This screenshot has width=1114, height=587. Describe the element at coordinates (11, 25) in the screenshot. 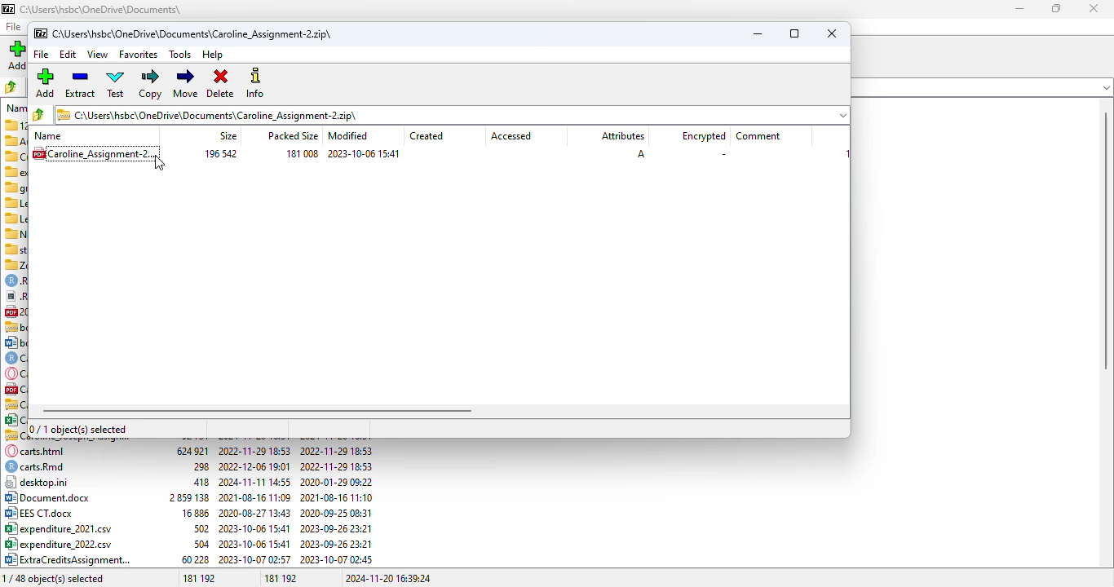

I see `file` at that location.